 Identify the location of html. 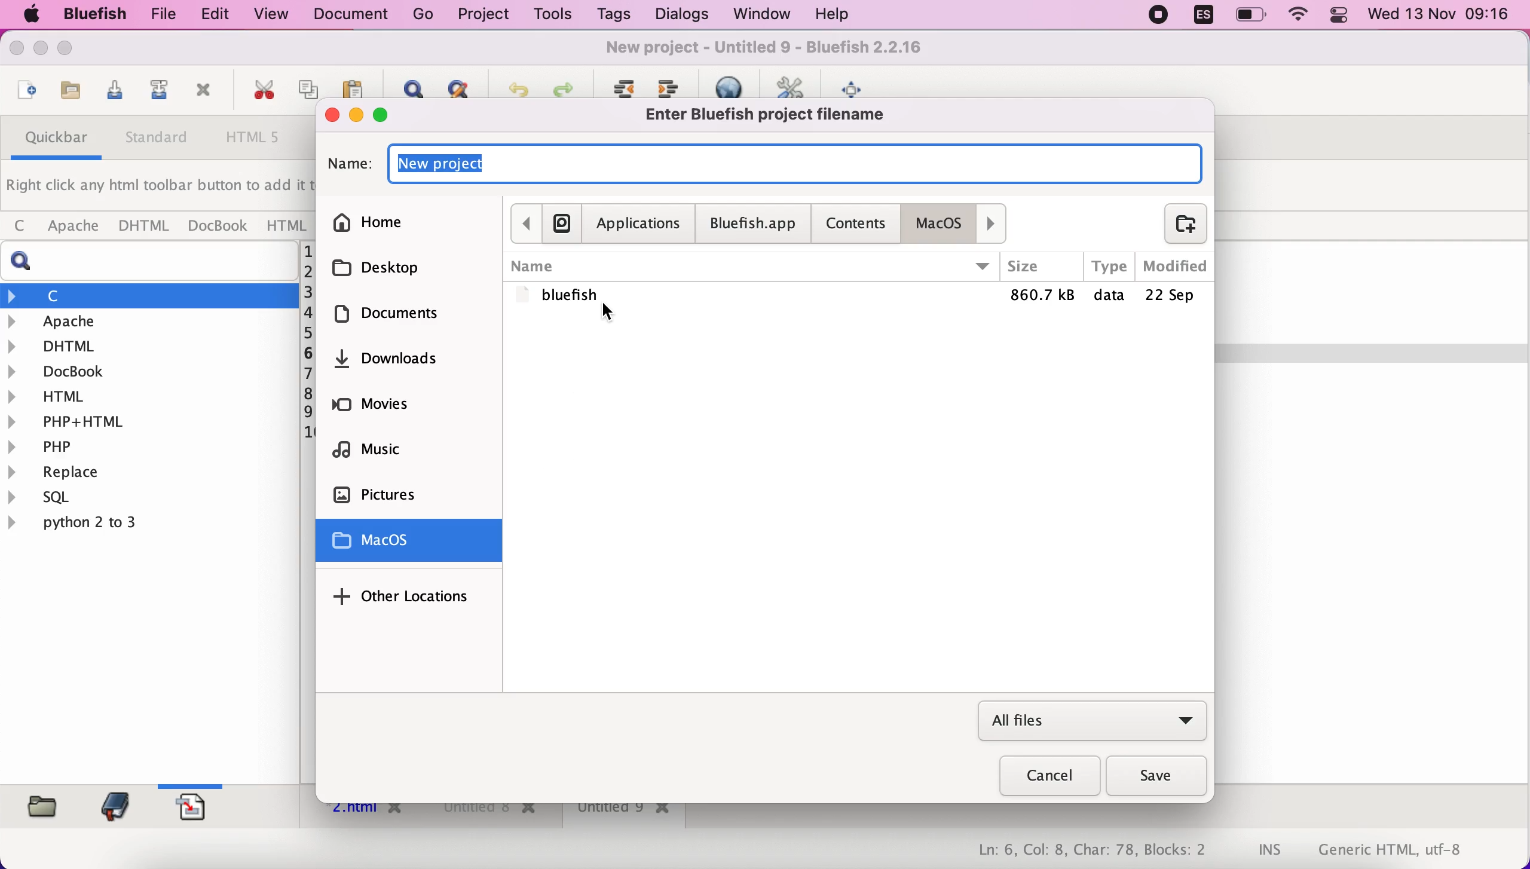
(285, 225).